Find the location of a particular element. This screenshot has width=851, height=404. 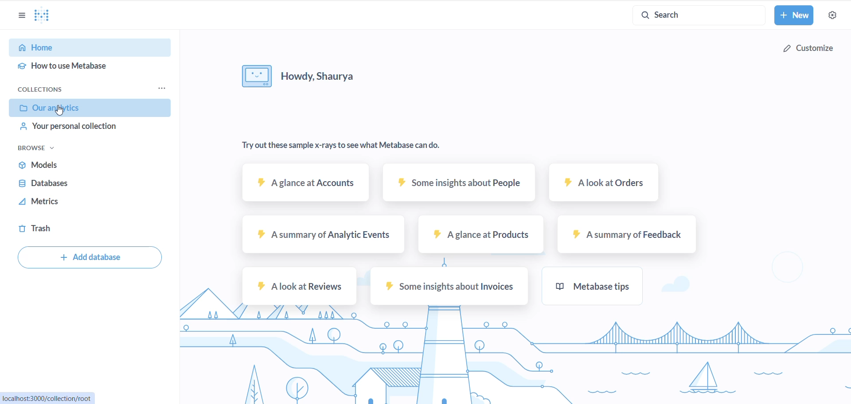

your personal collection is located at coordinates (92, 129).